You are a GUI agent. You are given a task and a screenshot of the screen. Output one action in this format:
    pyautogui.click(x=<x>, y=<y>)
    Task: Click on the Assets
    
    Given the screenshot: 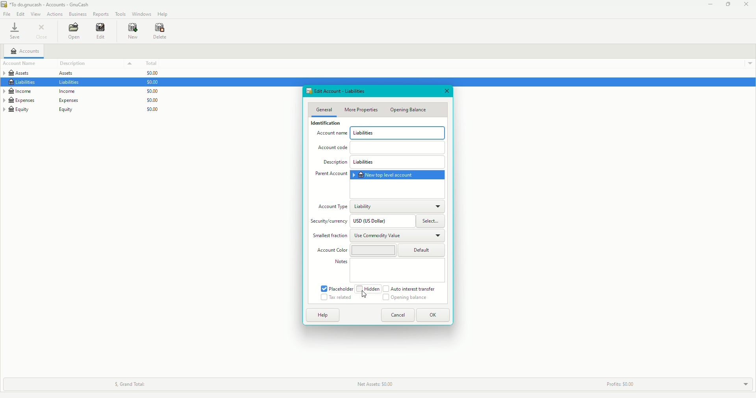 What is the action you would take?
    pyautogui.click(x=43, y=73)
    